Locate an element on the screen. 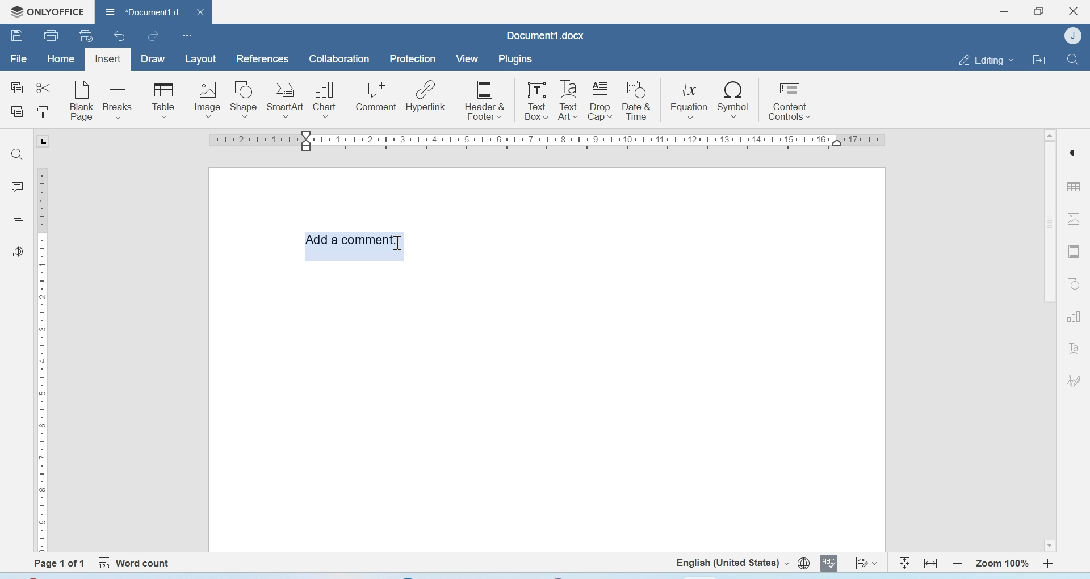 The height and width of the screenshot is (579, 1090). Graphs is located at coordinates (1074, 317).